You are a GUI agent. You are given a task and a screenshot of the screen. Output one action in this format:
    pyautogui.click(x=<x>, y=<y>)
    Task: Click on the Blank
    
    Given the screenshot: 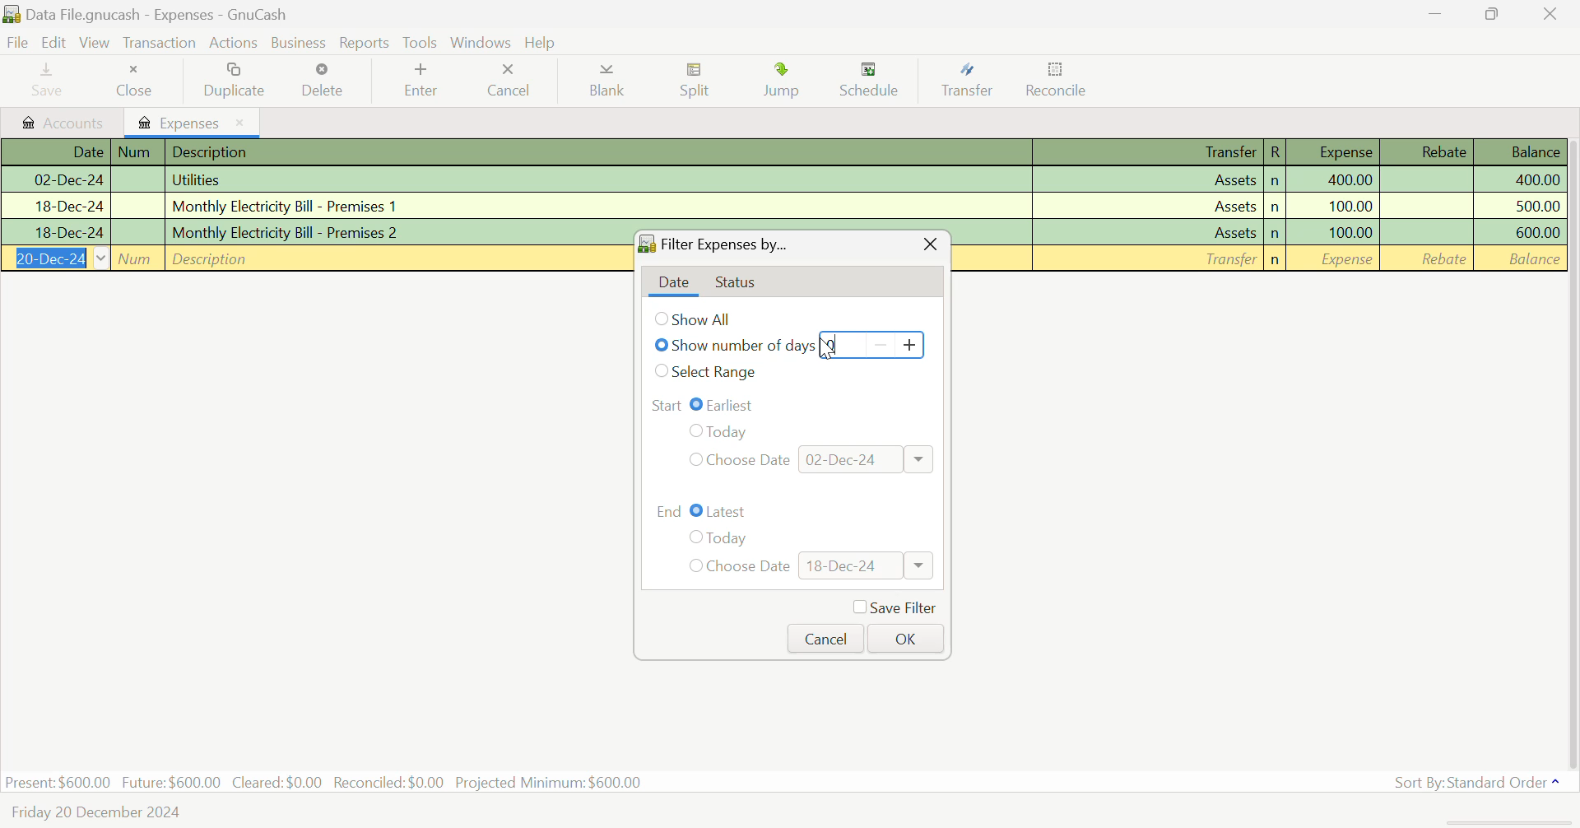 What is the action you would take?
    pyautogui.click(x=607, y=82)
    